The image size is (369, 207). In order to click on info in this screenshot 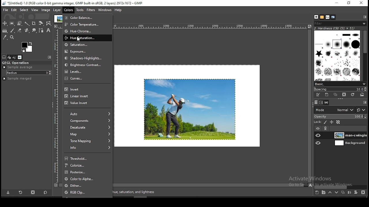, I will do `click(88, 148)`.